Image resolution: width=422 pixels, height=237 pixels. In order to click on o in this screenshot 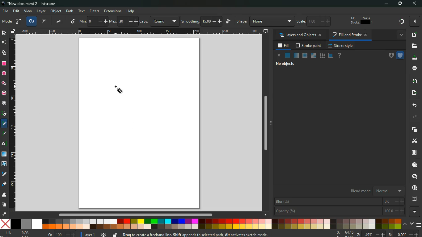, I will do `click(62, 234)`.